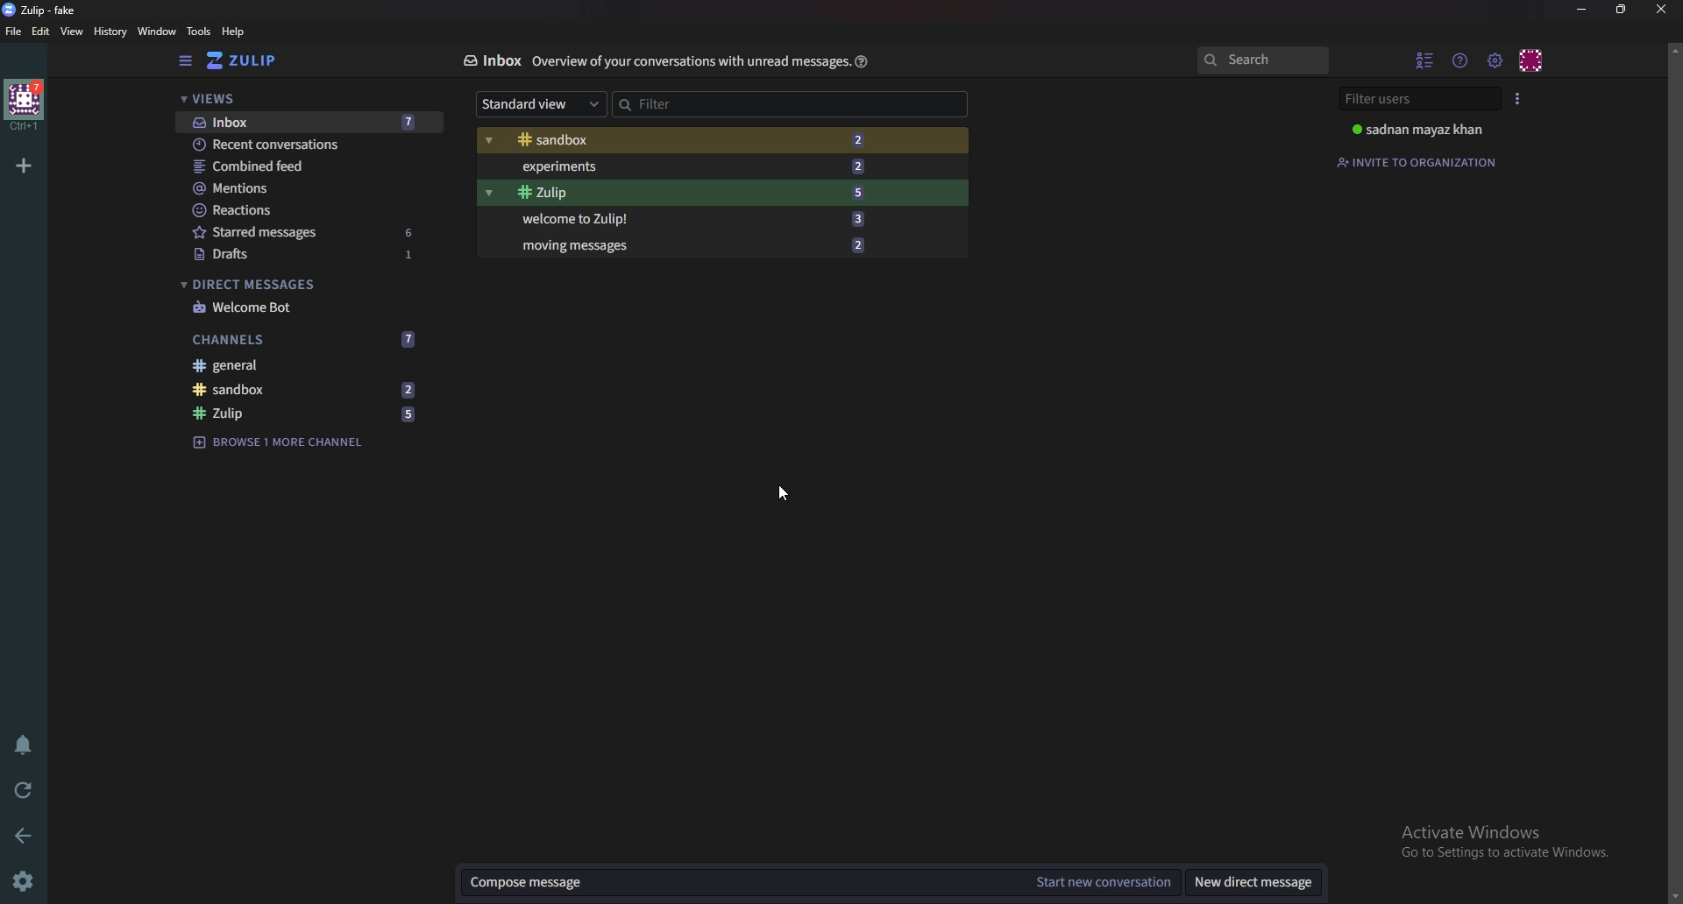 The image size is (1683, 904). I want to click on Direct messages, so click(299, 283).